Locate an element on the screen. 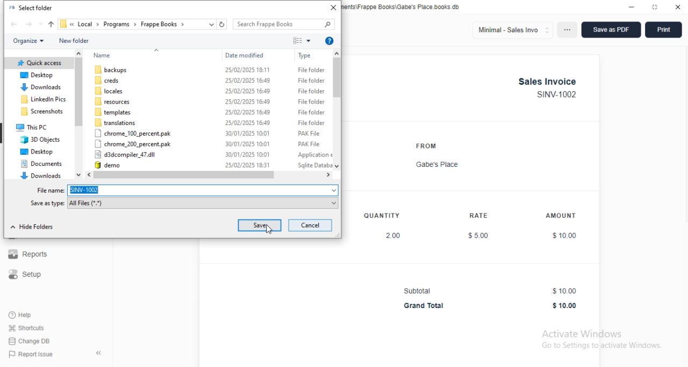 The image size is (688, 367). translations is located at coordinates (114, 123).